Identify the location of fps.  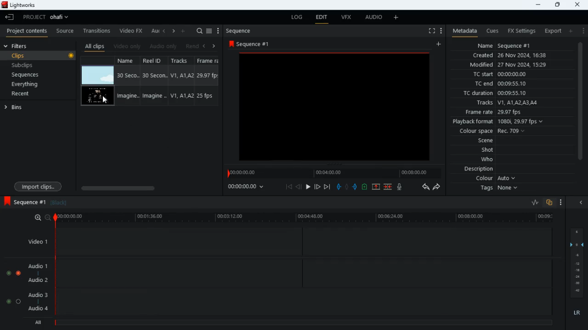
(209, 60).